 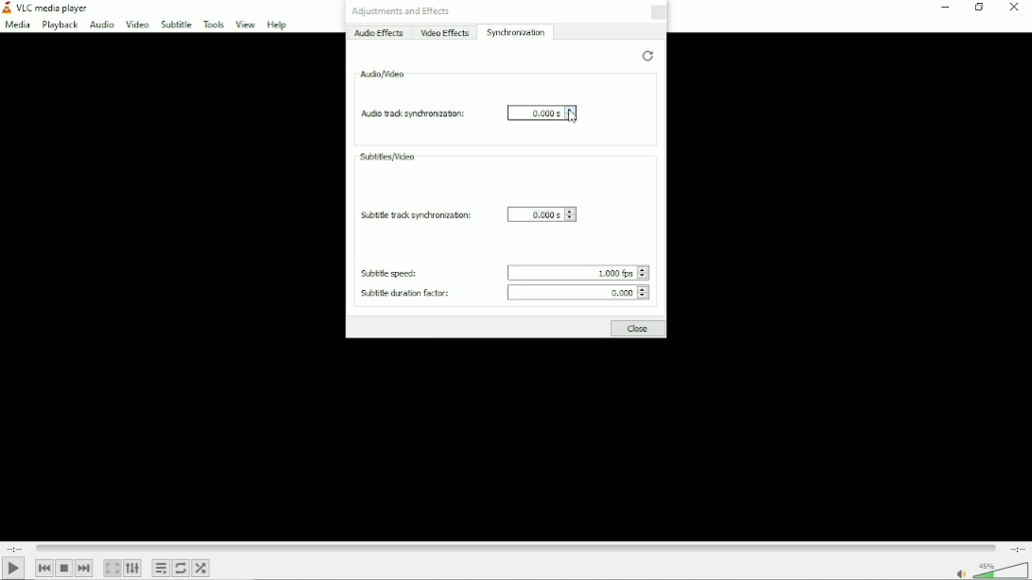 I want to click on Adjustments and effects, so click(x=402, y=11).